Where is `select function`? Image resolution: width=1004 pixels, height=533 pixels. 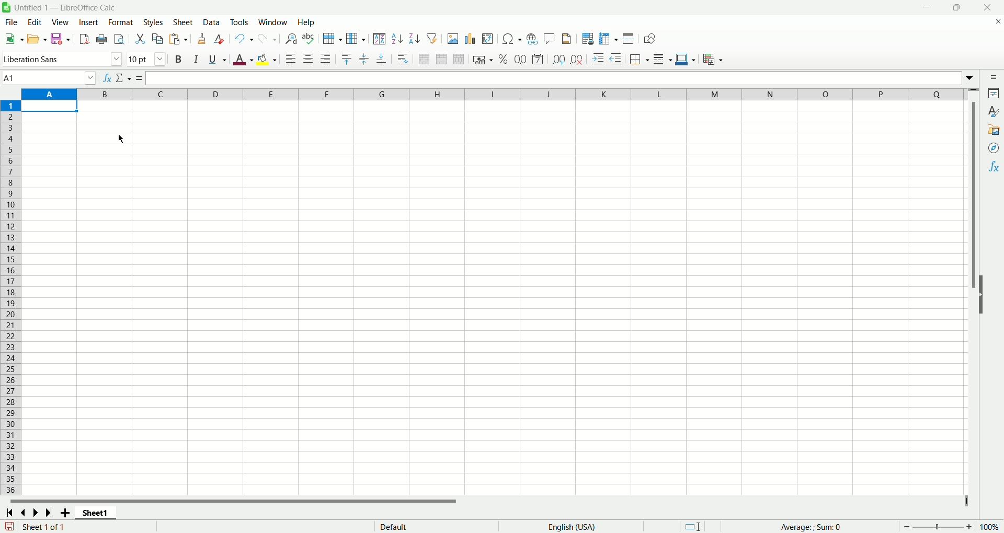
select function is located at coordinates (122, 77).